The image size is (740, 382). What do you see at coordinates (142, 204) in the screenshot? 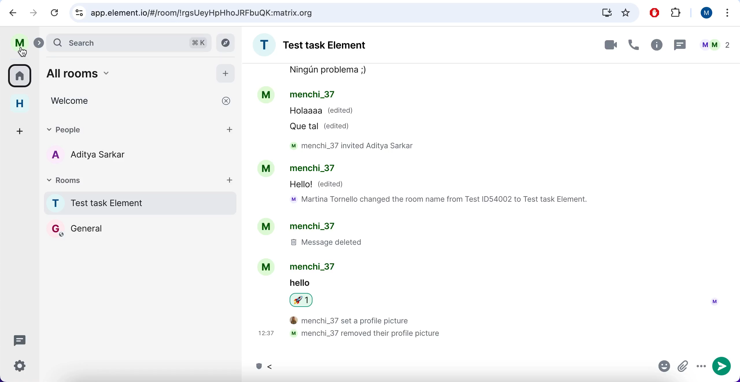
I see `chat room` at bounding box center [142, 204].